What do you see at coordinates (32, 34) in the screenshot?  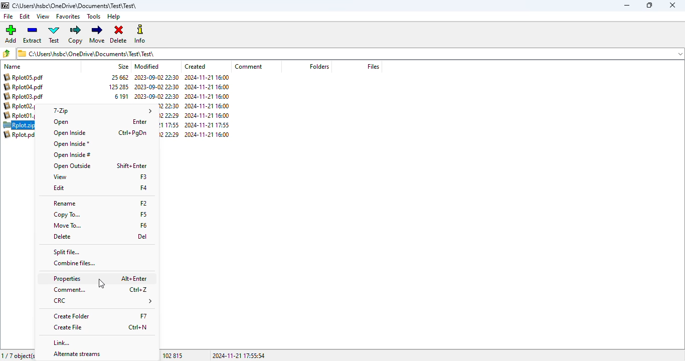 I see `extract` at bounding box center [32, 34].